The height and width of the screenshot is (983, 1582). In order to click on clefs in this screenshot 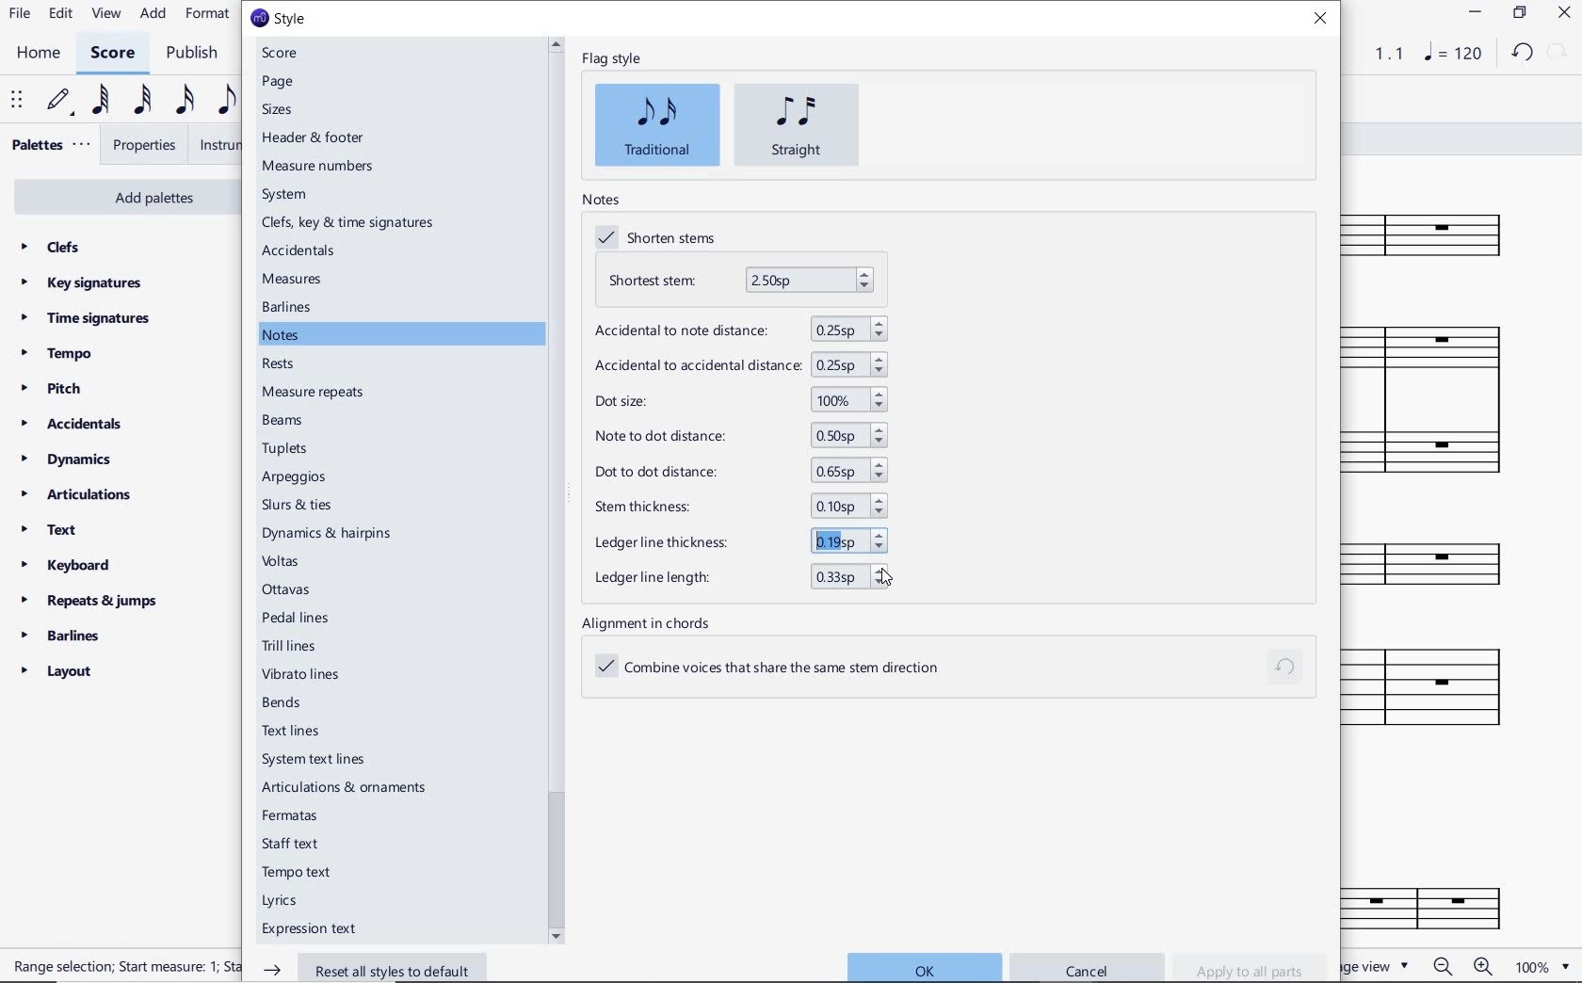, I will do `click(50, 247)`.